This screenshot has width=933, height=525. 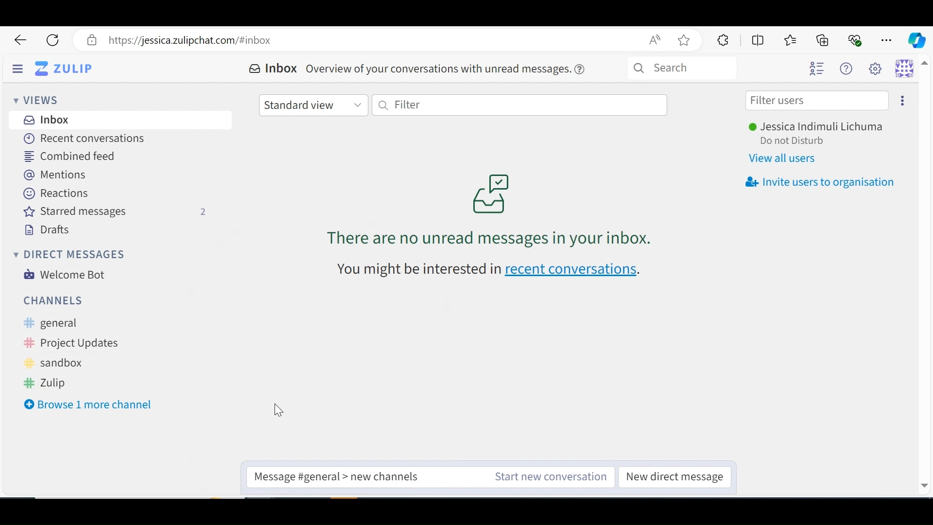 I want to click on Inbox, so click(x=275, y=69).